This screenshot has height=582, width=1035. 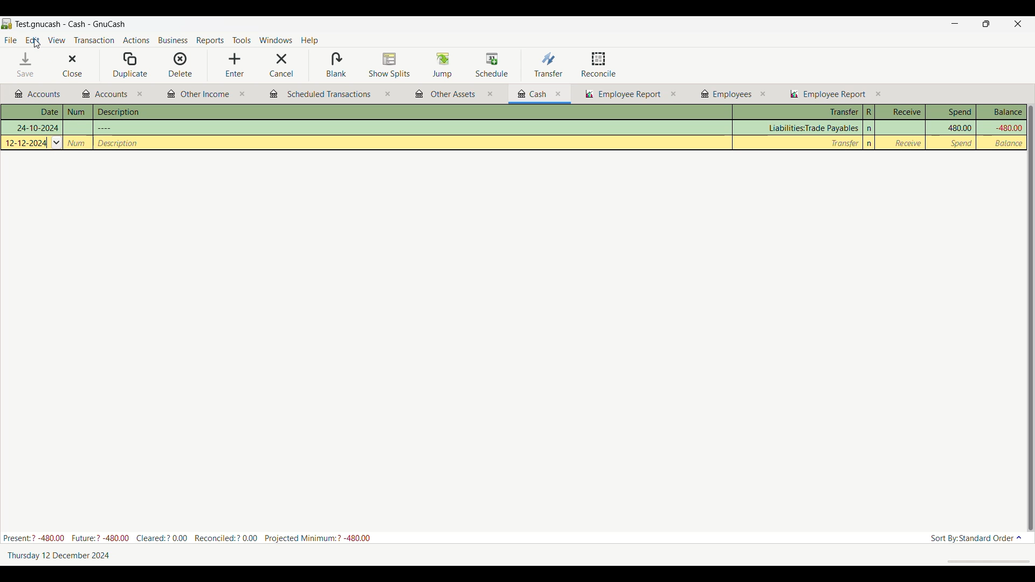 What do you see at coordinates (726, 94) in the screenshot?
I see `Other budgets and reports` at bounding box center [726, 94].